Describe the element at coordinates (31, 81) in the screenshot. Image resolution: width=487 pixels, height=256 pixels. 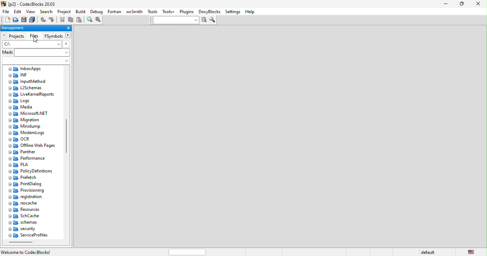
I see `input method` at that location.